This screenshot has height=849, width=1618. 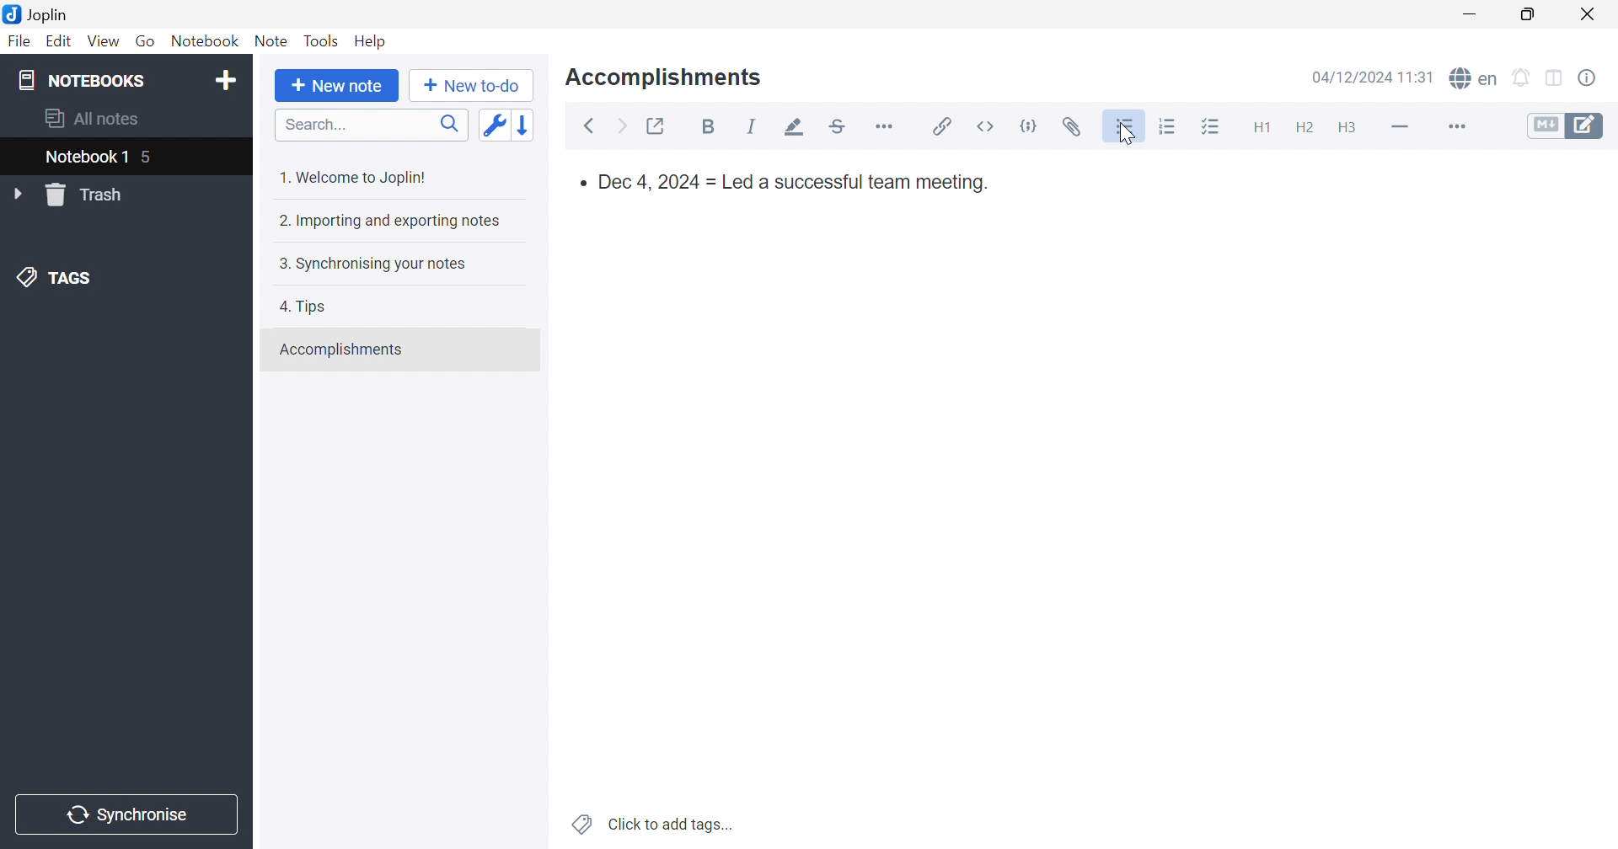 What do you see at coordinates (1566, 128) in the screenshot?
I see `Toggle editors` at bounding box center [1566, 128].